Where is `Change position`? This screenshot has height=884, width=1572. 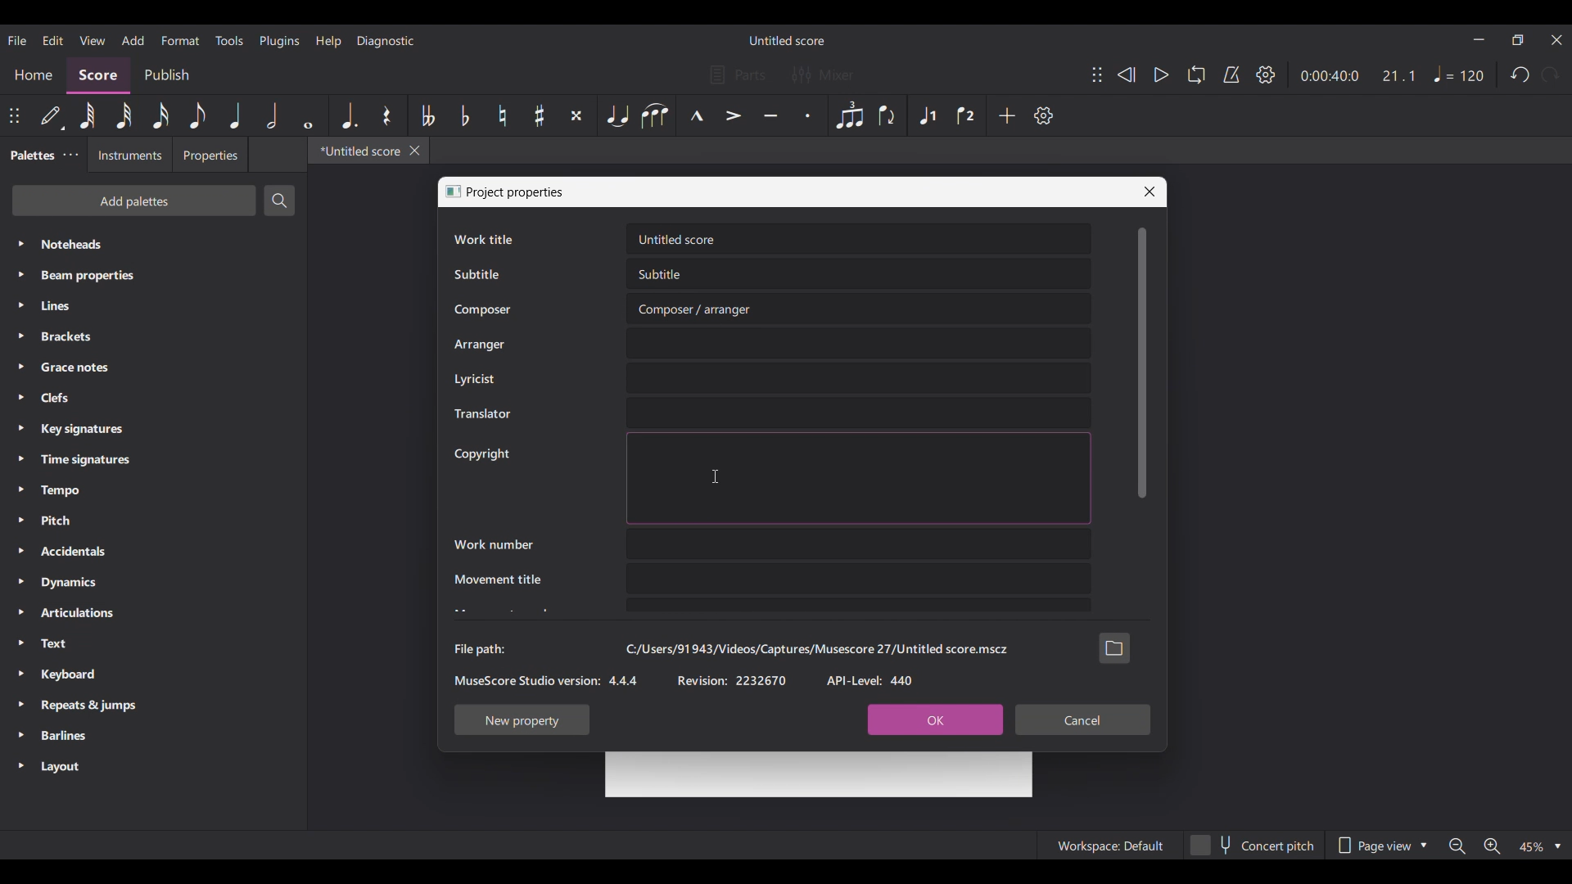 Change position is located at coordinates (1098, 74).